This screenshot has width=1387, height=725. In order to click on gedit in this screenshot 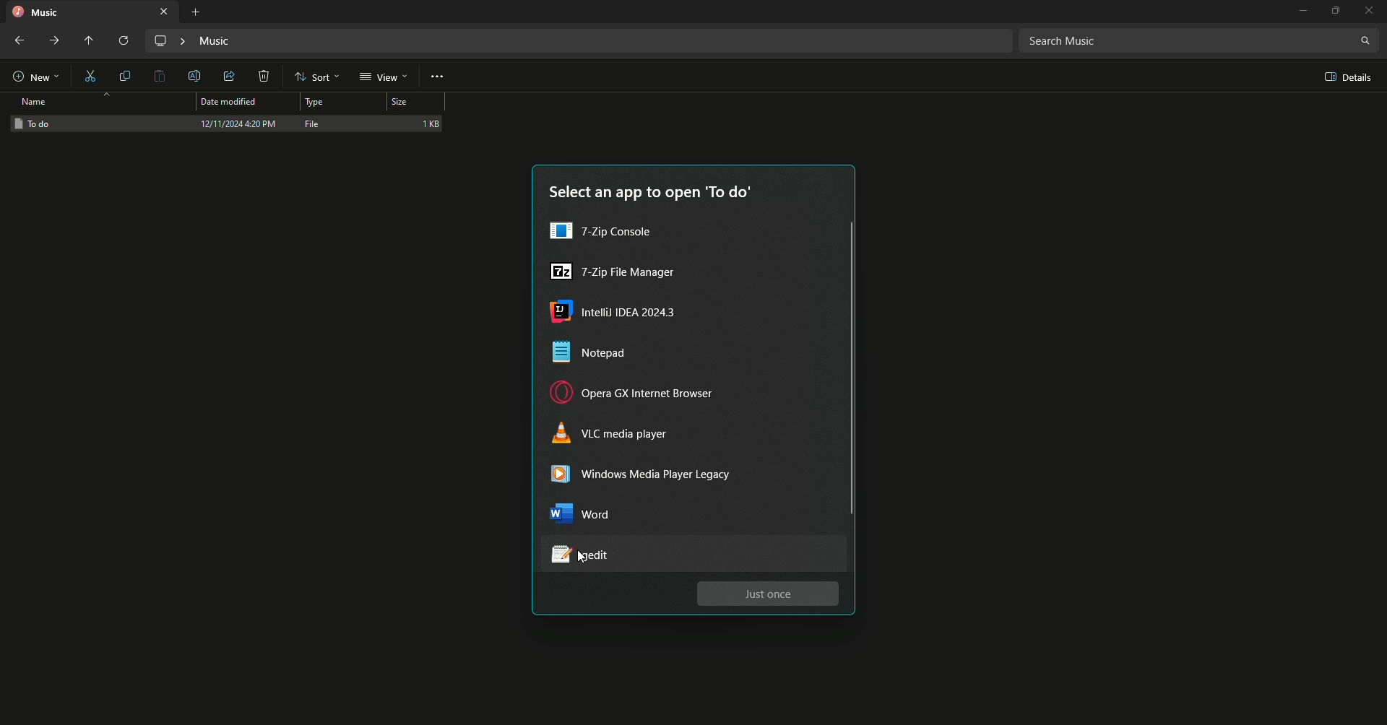, I will do `click(598, 555)`.